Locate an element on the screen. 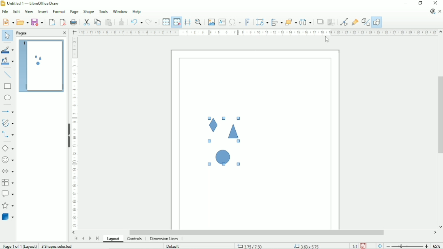 This screenshot has height=249, width=443. Helplines while moving is located at coordinates (187, 22).